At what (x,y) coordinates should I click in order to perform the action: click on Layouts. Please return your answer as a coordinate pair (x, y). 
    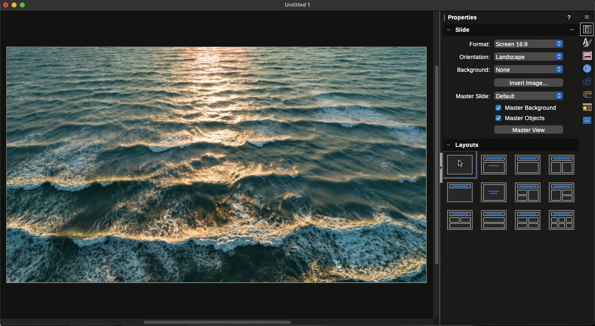
    Looking at the image, I should click on (471, 145).